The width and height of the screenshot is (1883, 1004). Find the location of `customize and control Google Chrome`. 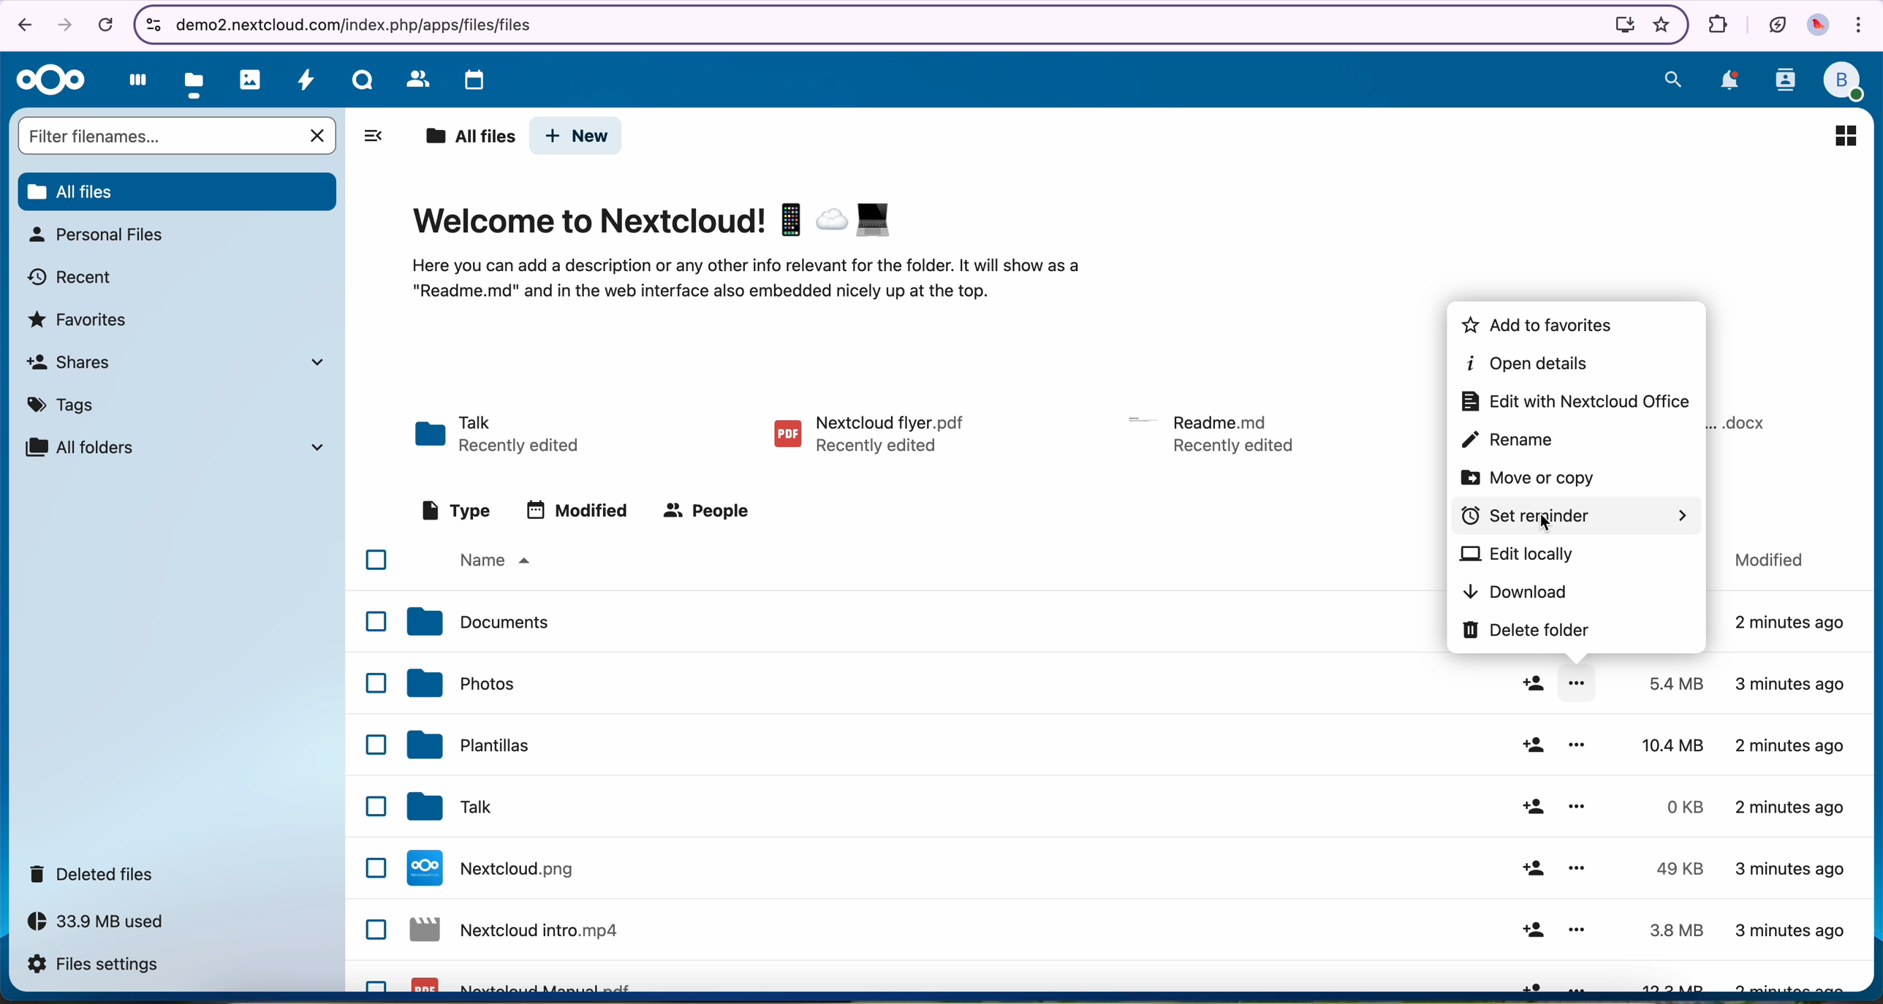

customize and control Google Chrome is located at coordinates (1860, 27).